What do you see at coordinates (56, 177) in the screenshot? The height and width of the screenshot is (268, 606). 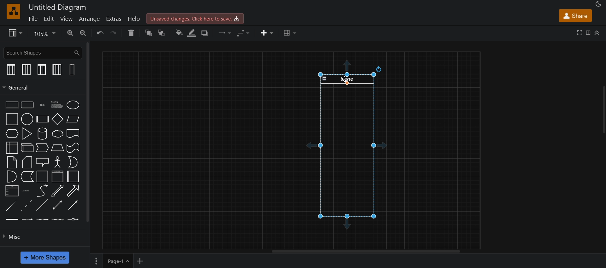 I see `horizontal container` at bounding box center [56, 177].